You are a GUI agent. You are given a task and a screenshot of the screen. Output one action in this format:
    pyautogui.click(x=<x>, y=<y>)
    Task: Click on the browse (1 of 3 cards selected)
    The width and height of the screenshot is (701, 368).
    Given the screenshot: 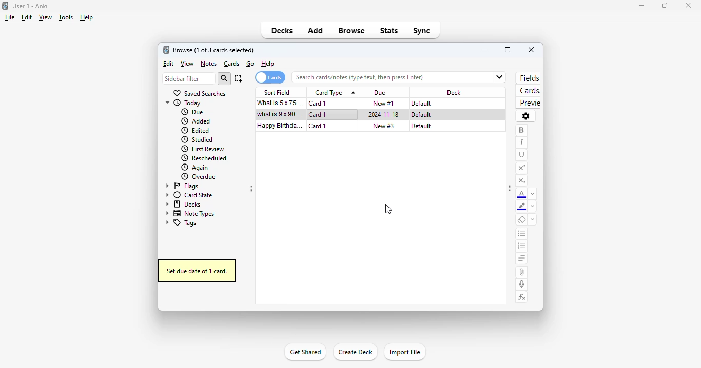 What is the action you would take?
    pyautogui.click(x=213, y=50)
    